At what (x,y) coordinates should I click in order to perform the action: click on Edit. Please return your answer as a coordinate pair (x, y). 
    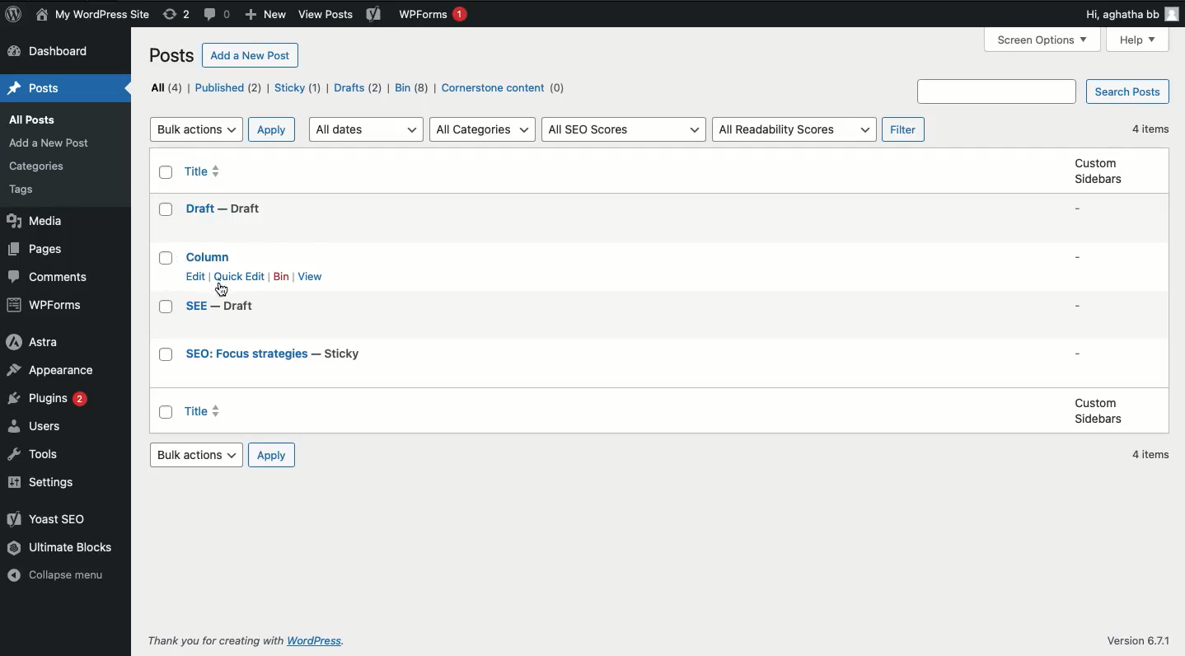
    Looking at the image, I should click on (194, 276).